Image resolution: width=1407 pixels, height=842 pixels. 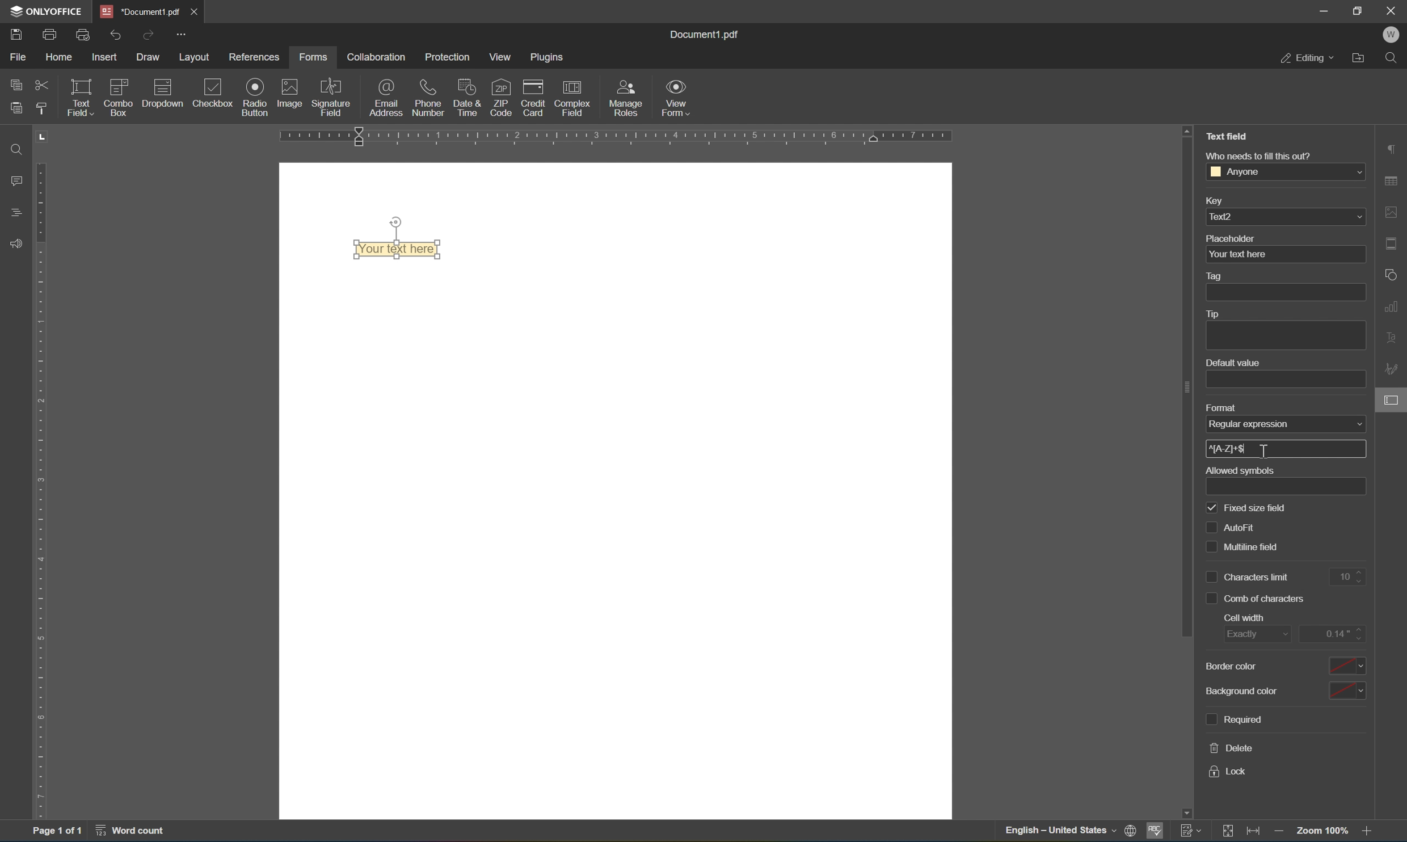 What do you see at coordinates (195, 57) in the screenshot?
I see `layout` at bounding box center [195, 57].